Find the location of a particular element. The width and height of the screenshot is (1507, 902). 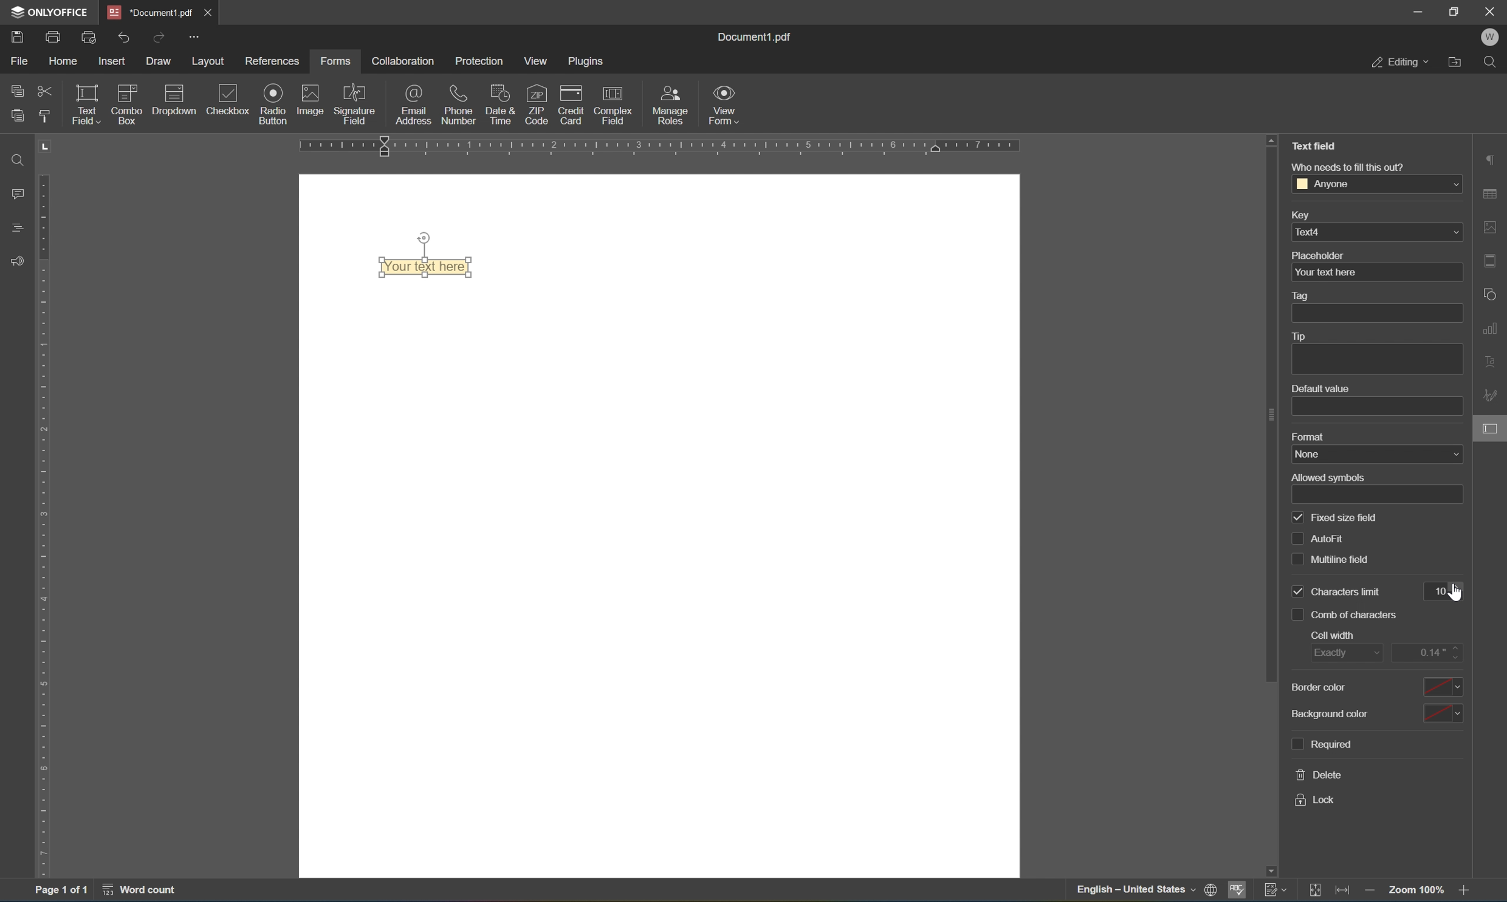

checkbox is located at coordinates (1295, 611).